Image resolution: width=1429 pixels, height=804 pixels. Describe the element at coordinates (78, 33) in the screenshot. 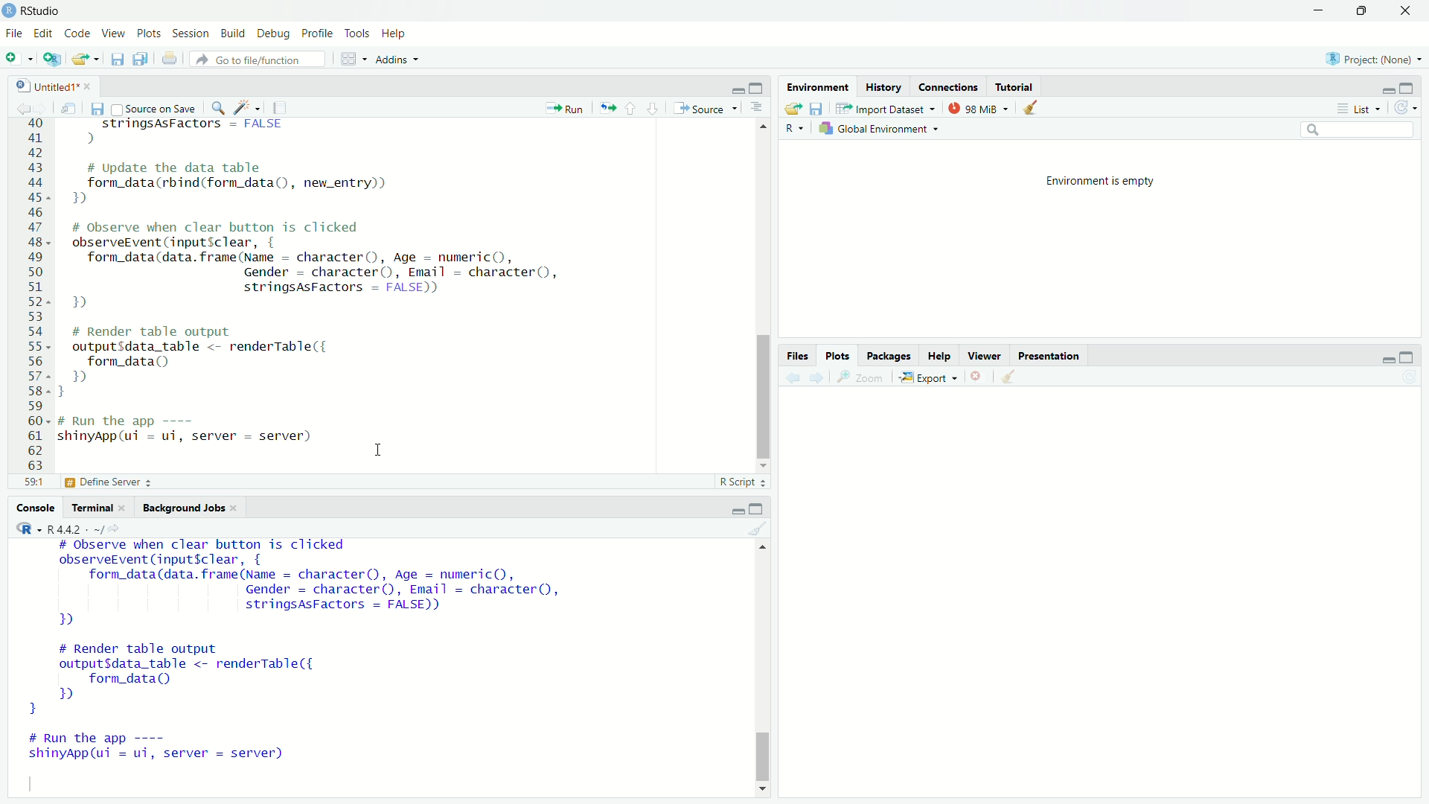

I see `Code` at that location.